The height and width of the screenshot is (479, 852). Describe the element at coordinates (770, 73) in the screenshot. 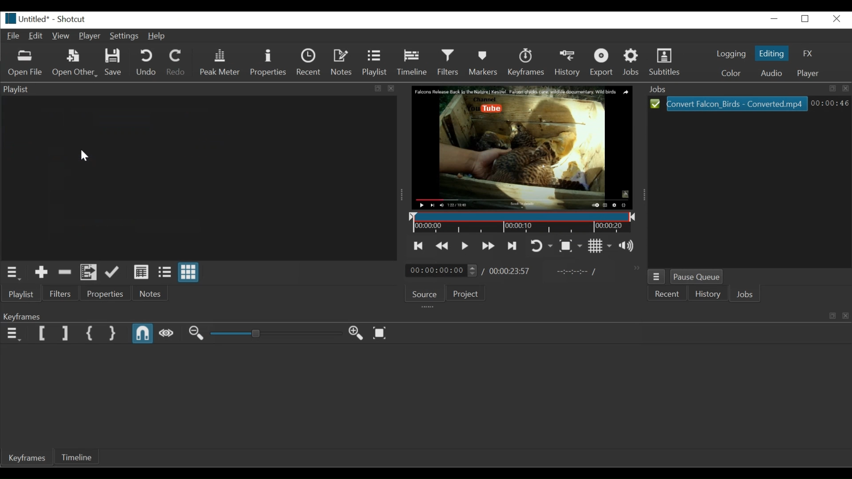

I see `Audio` at that location.